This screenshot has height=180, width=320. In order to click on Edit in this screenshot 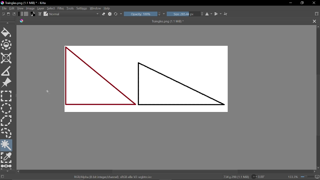, I will do `click(12, 8)`.